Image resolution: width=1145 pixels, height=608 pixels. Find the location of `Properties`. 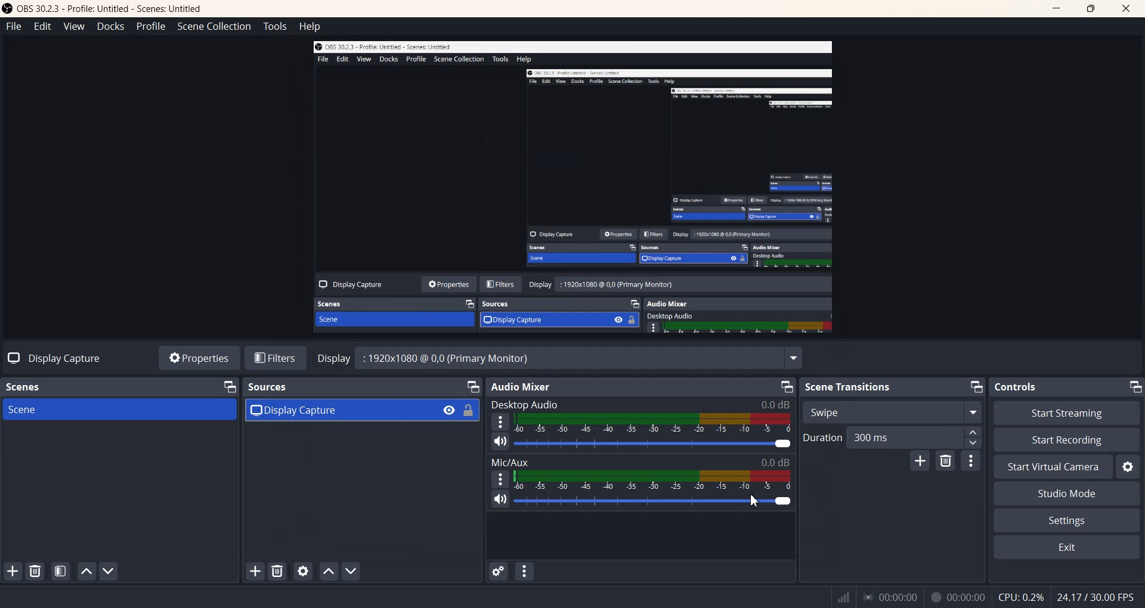

Properties is located at coordinates (199, 358).